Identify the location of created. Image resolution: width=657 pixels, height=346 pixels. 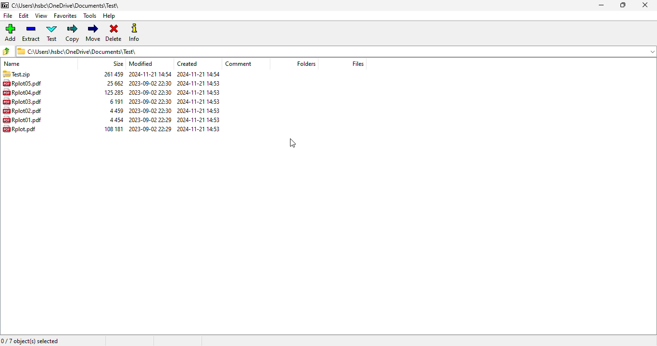
(187, 64).